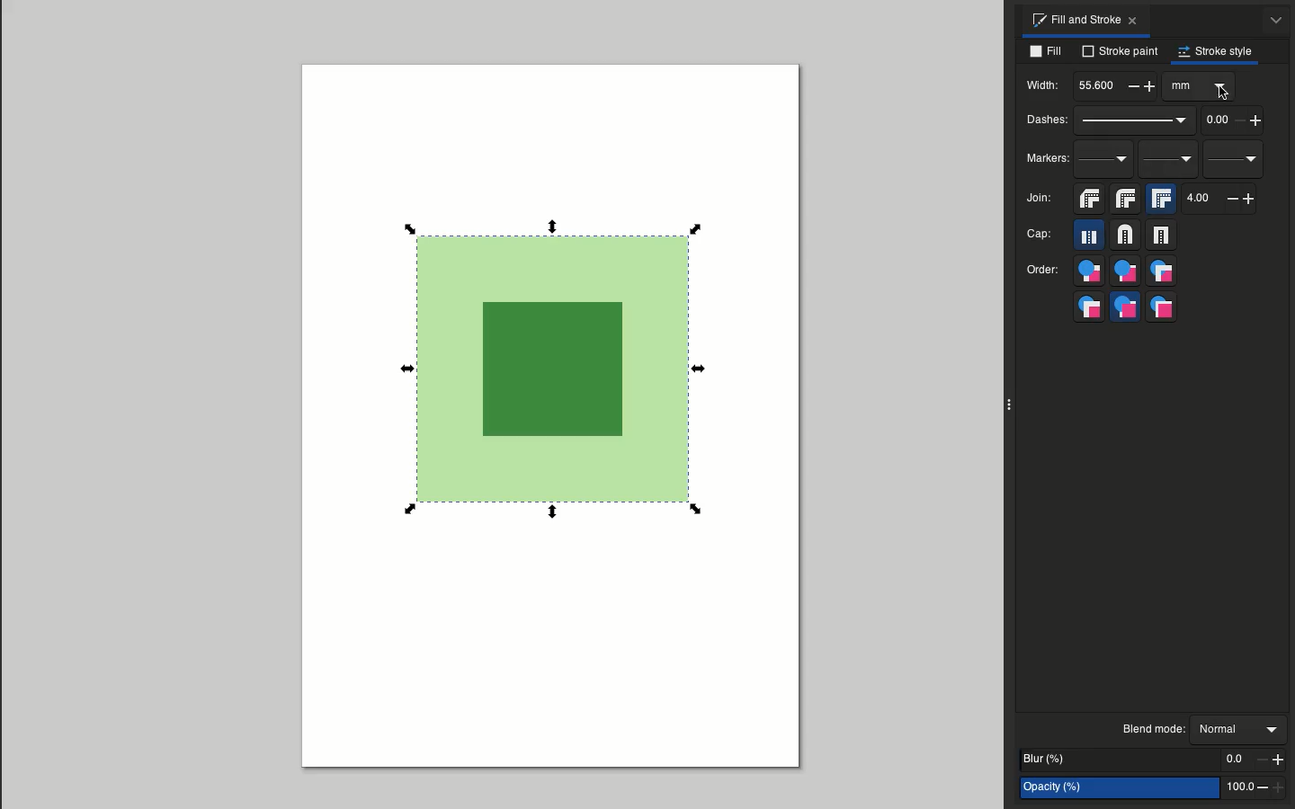 The width and height of the screenshot is (1295, 809). Describe the element at coordinates (1217, 53) in the screenshot. I see `Stroke style` at that location.